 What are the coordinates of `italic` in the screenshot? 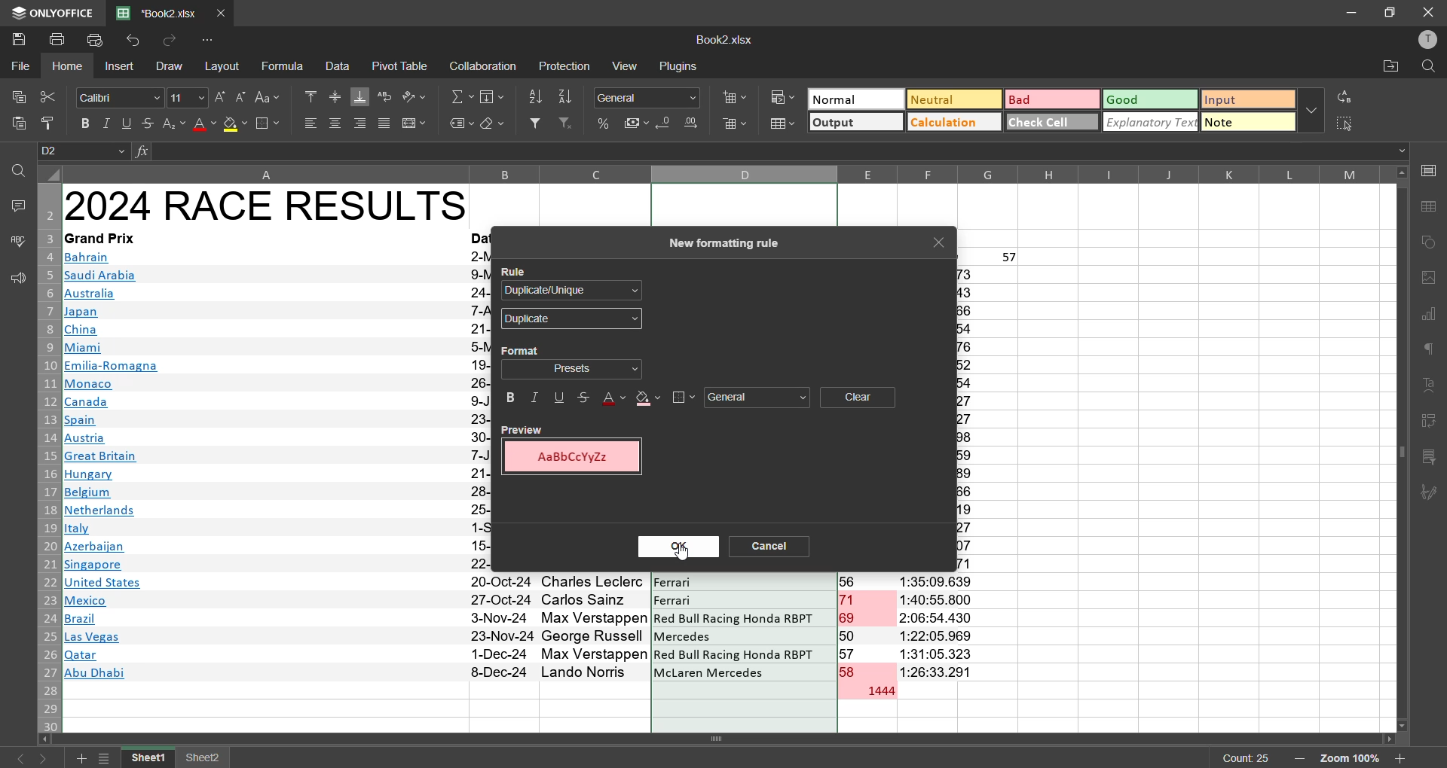 It's located at (108, 123).